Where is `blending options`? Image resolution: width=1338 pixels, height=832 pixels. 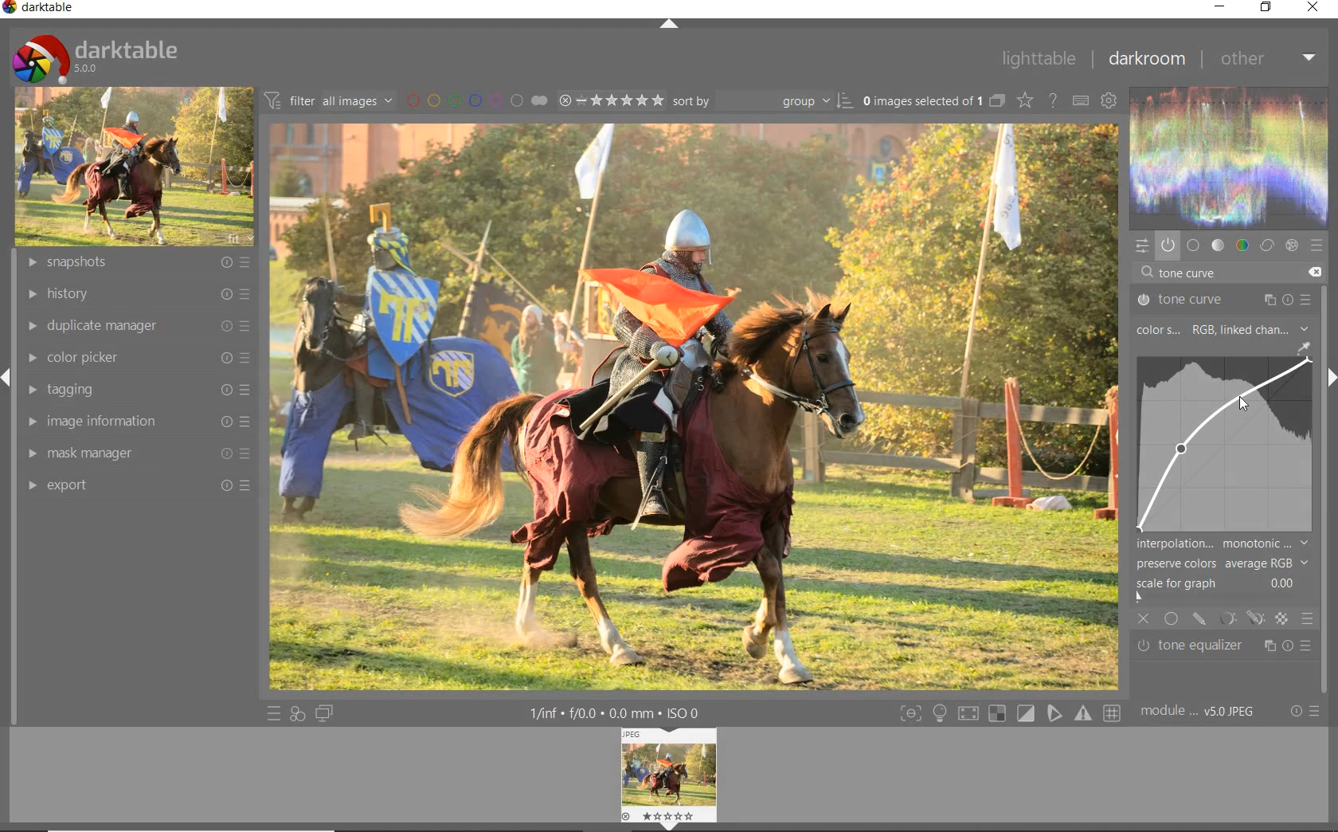 blending options is located at coordinates (1306, 618).